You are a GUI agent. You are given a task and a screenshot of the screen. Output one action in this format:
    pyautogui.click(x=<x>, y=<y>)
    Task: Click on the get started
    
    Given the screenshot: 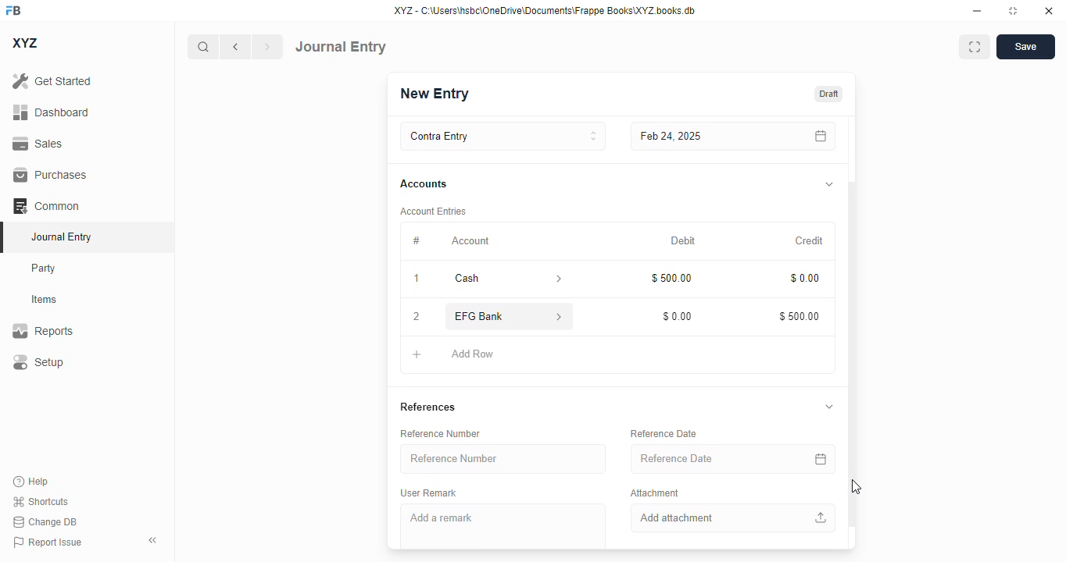 What is the action you would take?
    pyautogui.click(x=52, y=81)
    